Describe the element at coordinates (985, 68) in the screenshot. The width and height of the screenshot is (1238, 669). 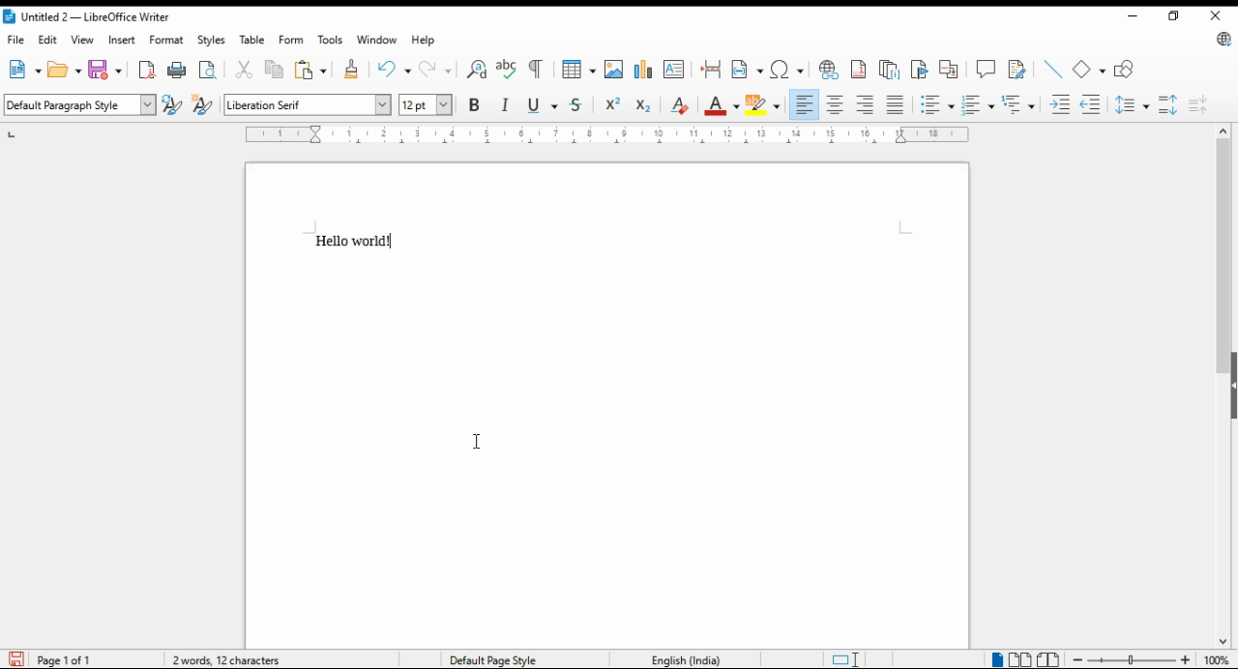
I see `insert comment` at that location.